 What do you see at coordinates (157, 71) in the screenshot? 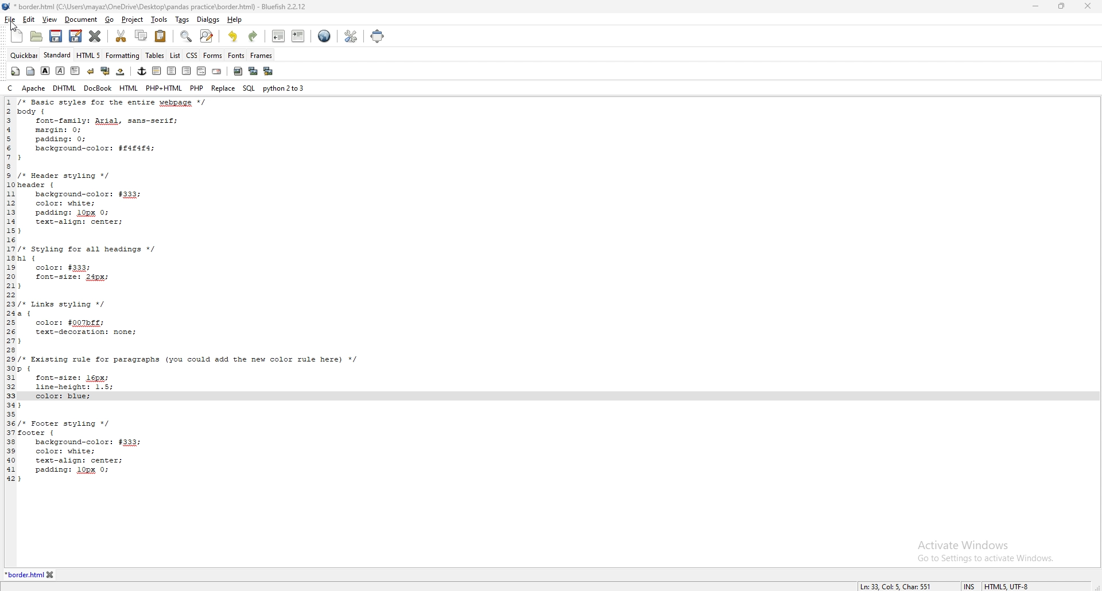
I see `left justify` at bounding box center [157, 71].